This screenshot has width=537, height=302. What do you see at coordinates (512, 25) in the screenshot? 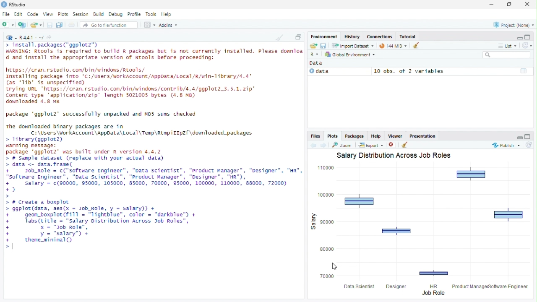
I see `project selector` at bounding box center [512, 25].